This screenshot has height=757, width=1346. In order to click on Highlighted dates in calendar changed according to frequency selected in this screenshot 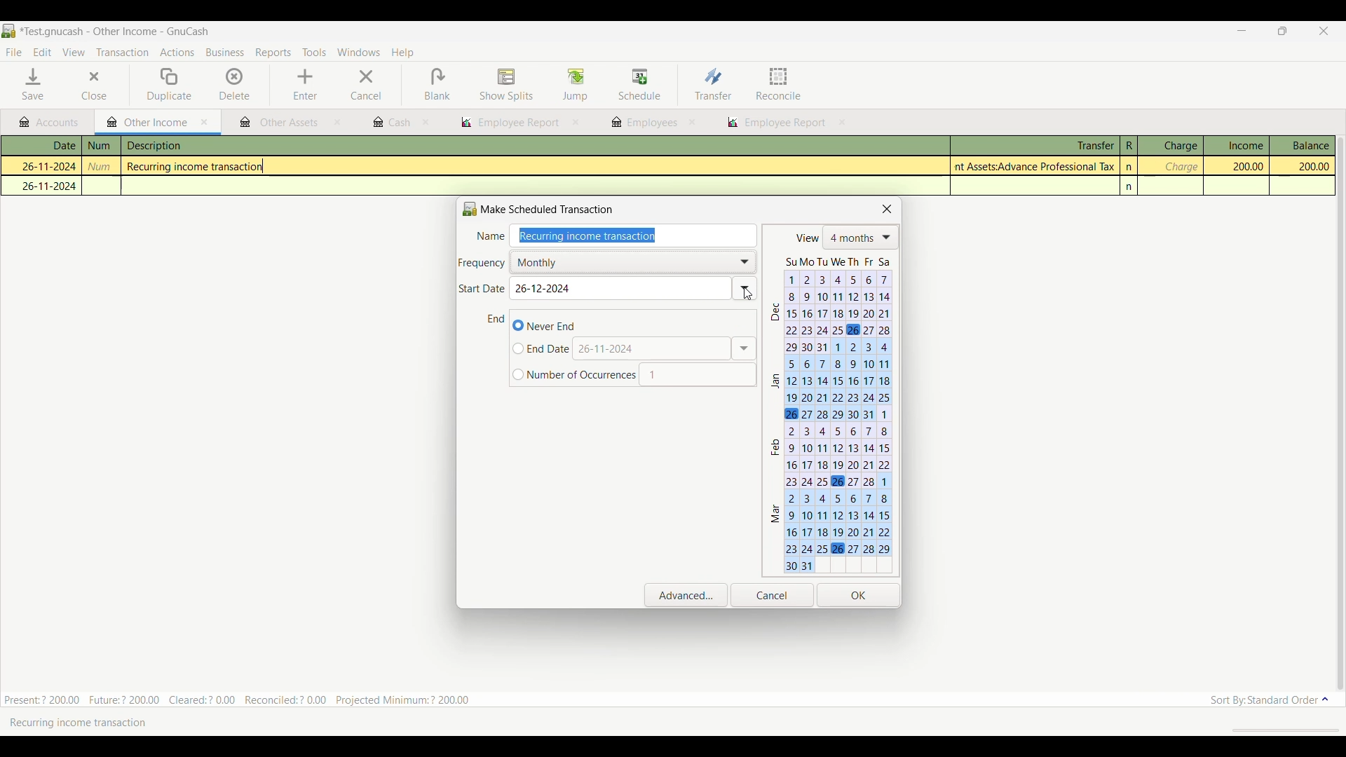, I will do `click(830, 413)`.